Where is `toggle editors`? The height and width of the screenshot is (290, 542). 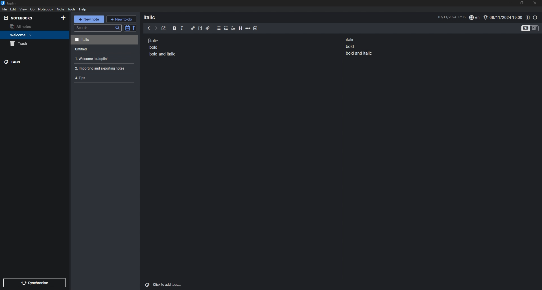 toggle editors is located at coordinates (530, 28).